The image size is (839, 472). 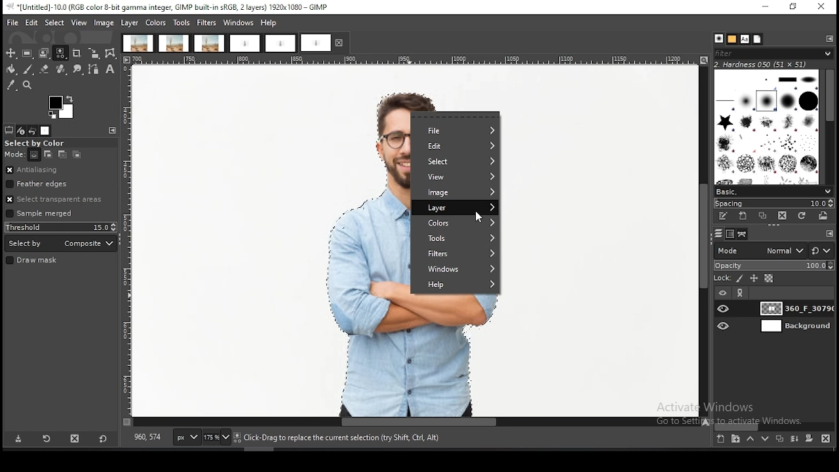 What do you see at coordinates (218, 438) in the screenshot?
I see `zoom status` at bounding box center [218, 438].